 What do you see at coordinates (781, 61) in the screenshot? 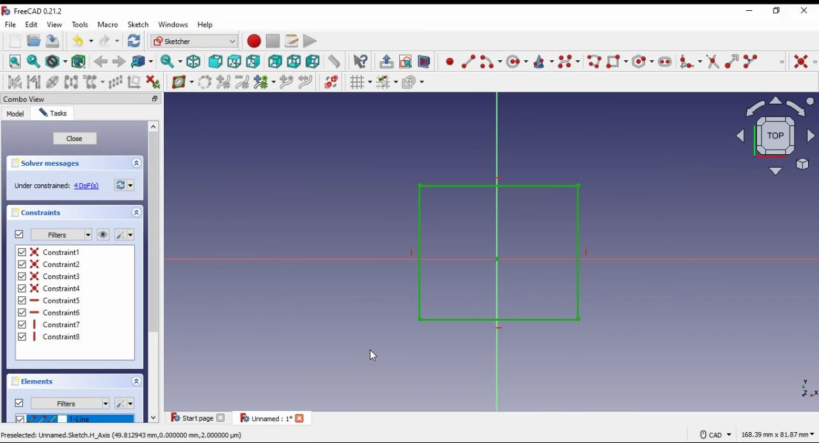
I see `sketcher geometries` at bounding box center [781, 61].